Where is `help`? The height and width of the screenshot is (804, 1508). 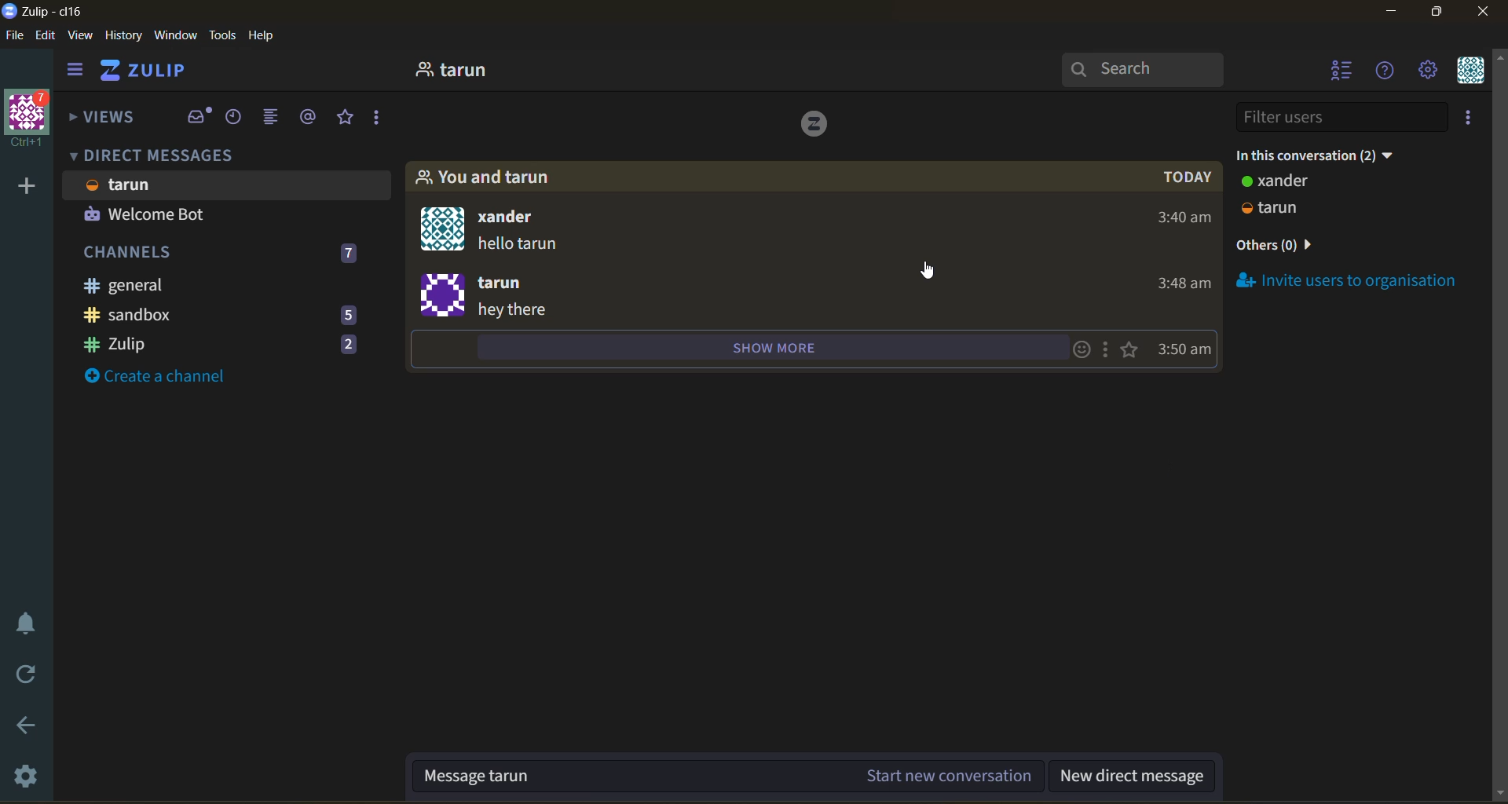 help is located at coordinates (267, 38).